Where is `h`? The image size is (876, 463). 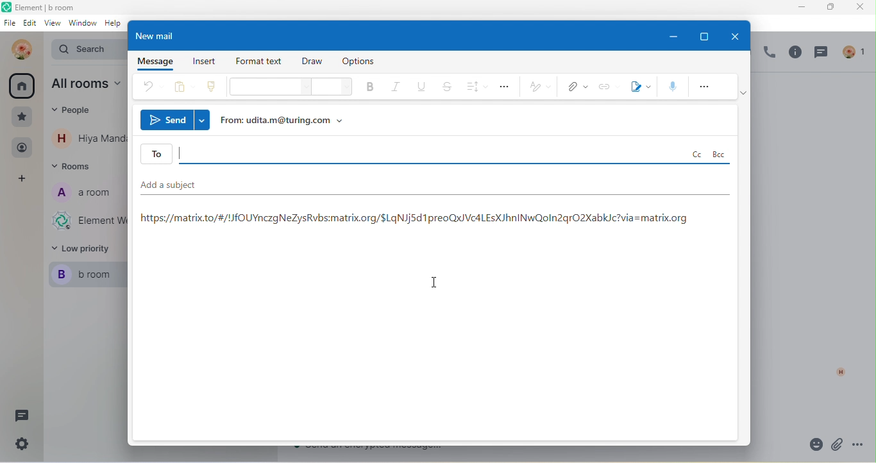 h is located at coordinates (837, 371).